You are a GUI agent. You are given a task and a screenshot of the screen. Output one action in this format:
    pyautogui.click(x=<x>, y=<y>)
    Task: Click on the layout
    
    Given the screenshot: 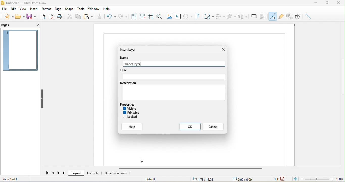 What is the action you would take?
    pyautogui.click(x=76, y=173)
    